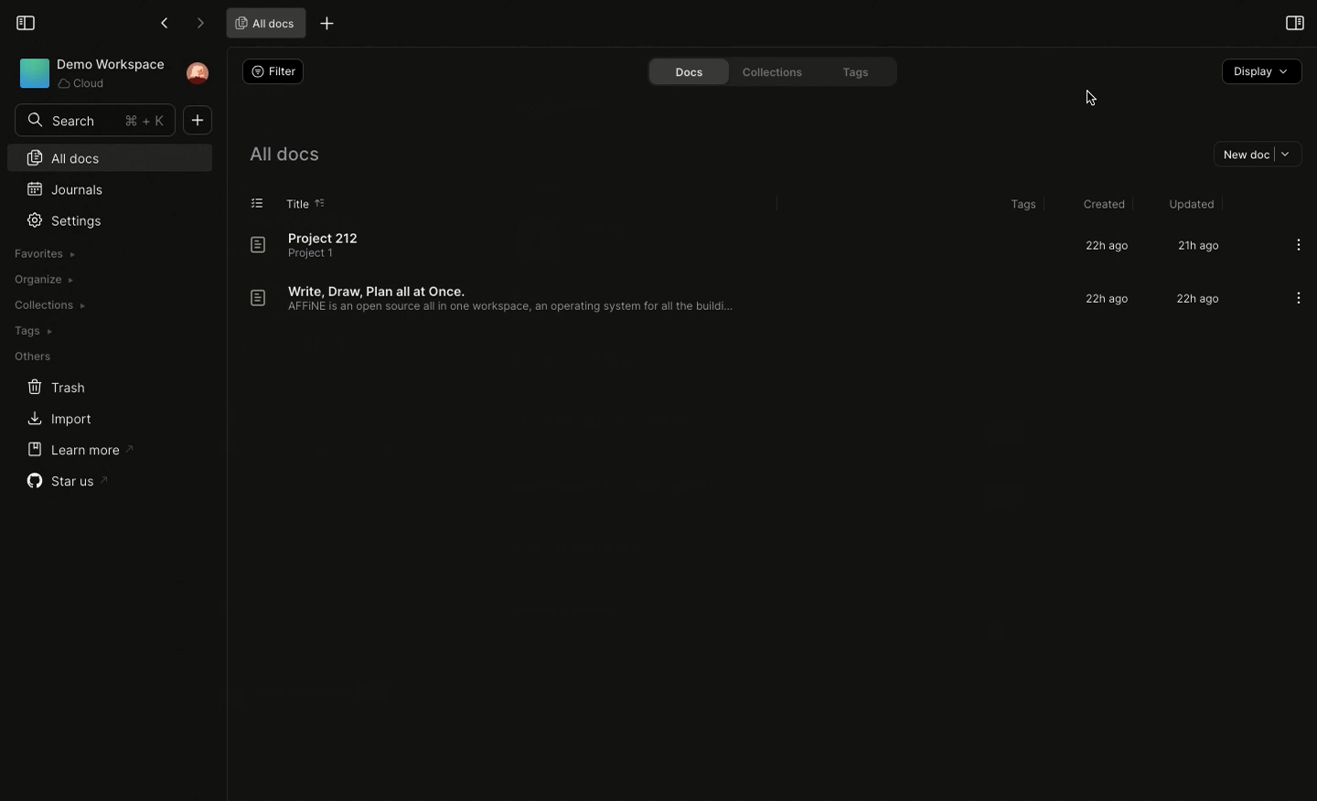 This screenshot has height=801, width=1317. Describe the element at coordinates (296, 203) in the screenshot. I see `Title` at that location.